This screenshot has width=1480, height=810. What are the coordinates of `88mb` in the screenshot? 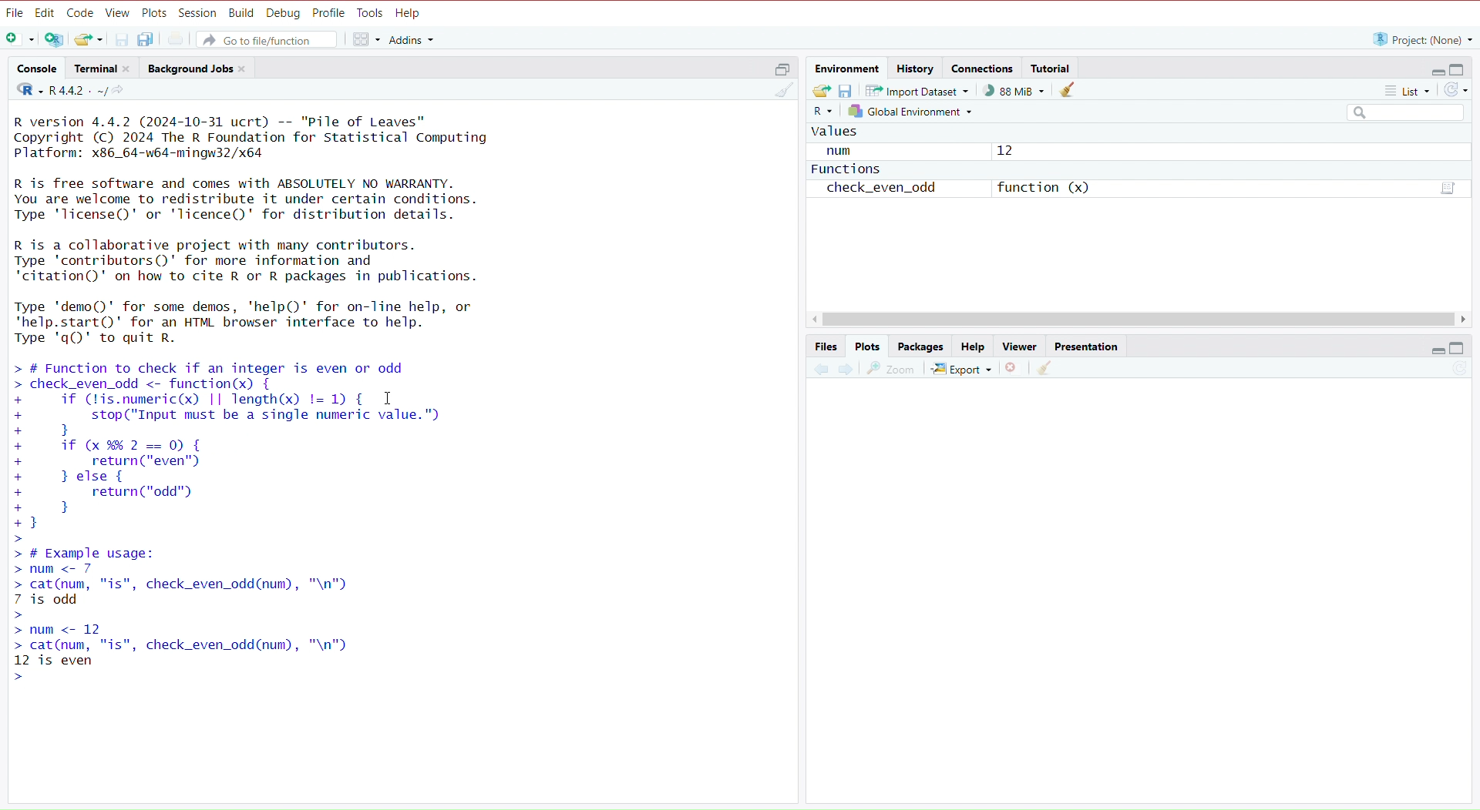 It's located at (1015, 91).